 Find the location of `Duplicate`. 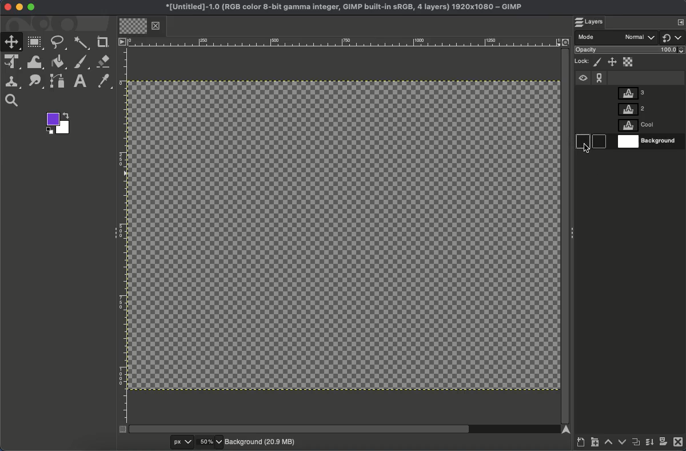

Duplicate is located at coordinates (636, 444).